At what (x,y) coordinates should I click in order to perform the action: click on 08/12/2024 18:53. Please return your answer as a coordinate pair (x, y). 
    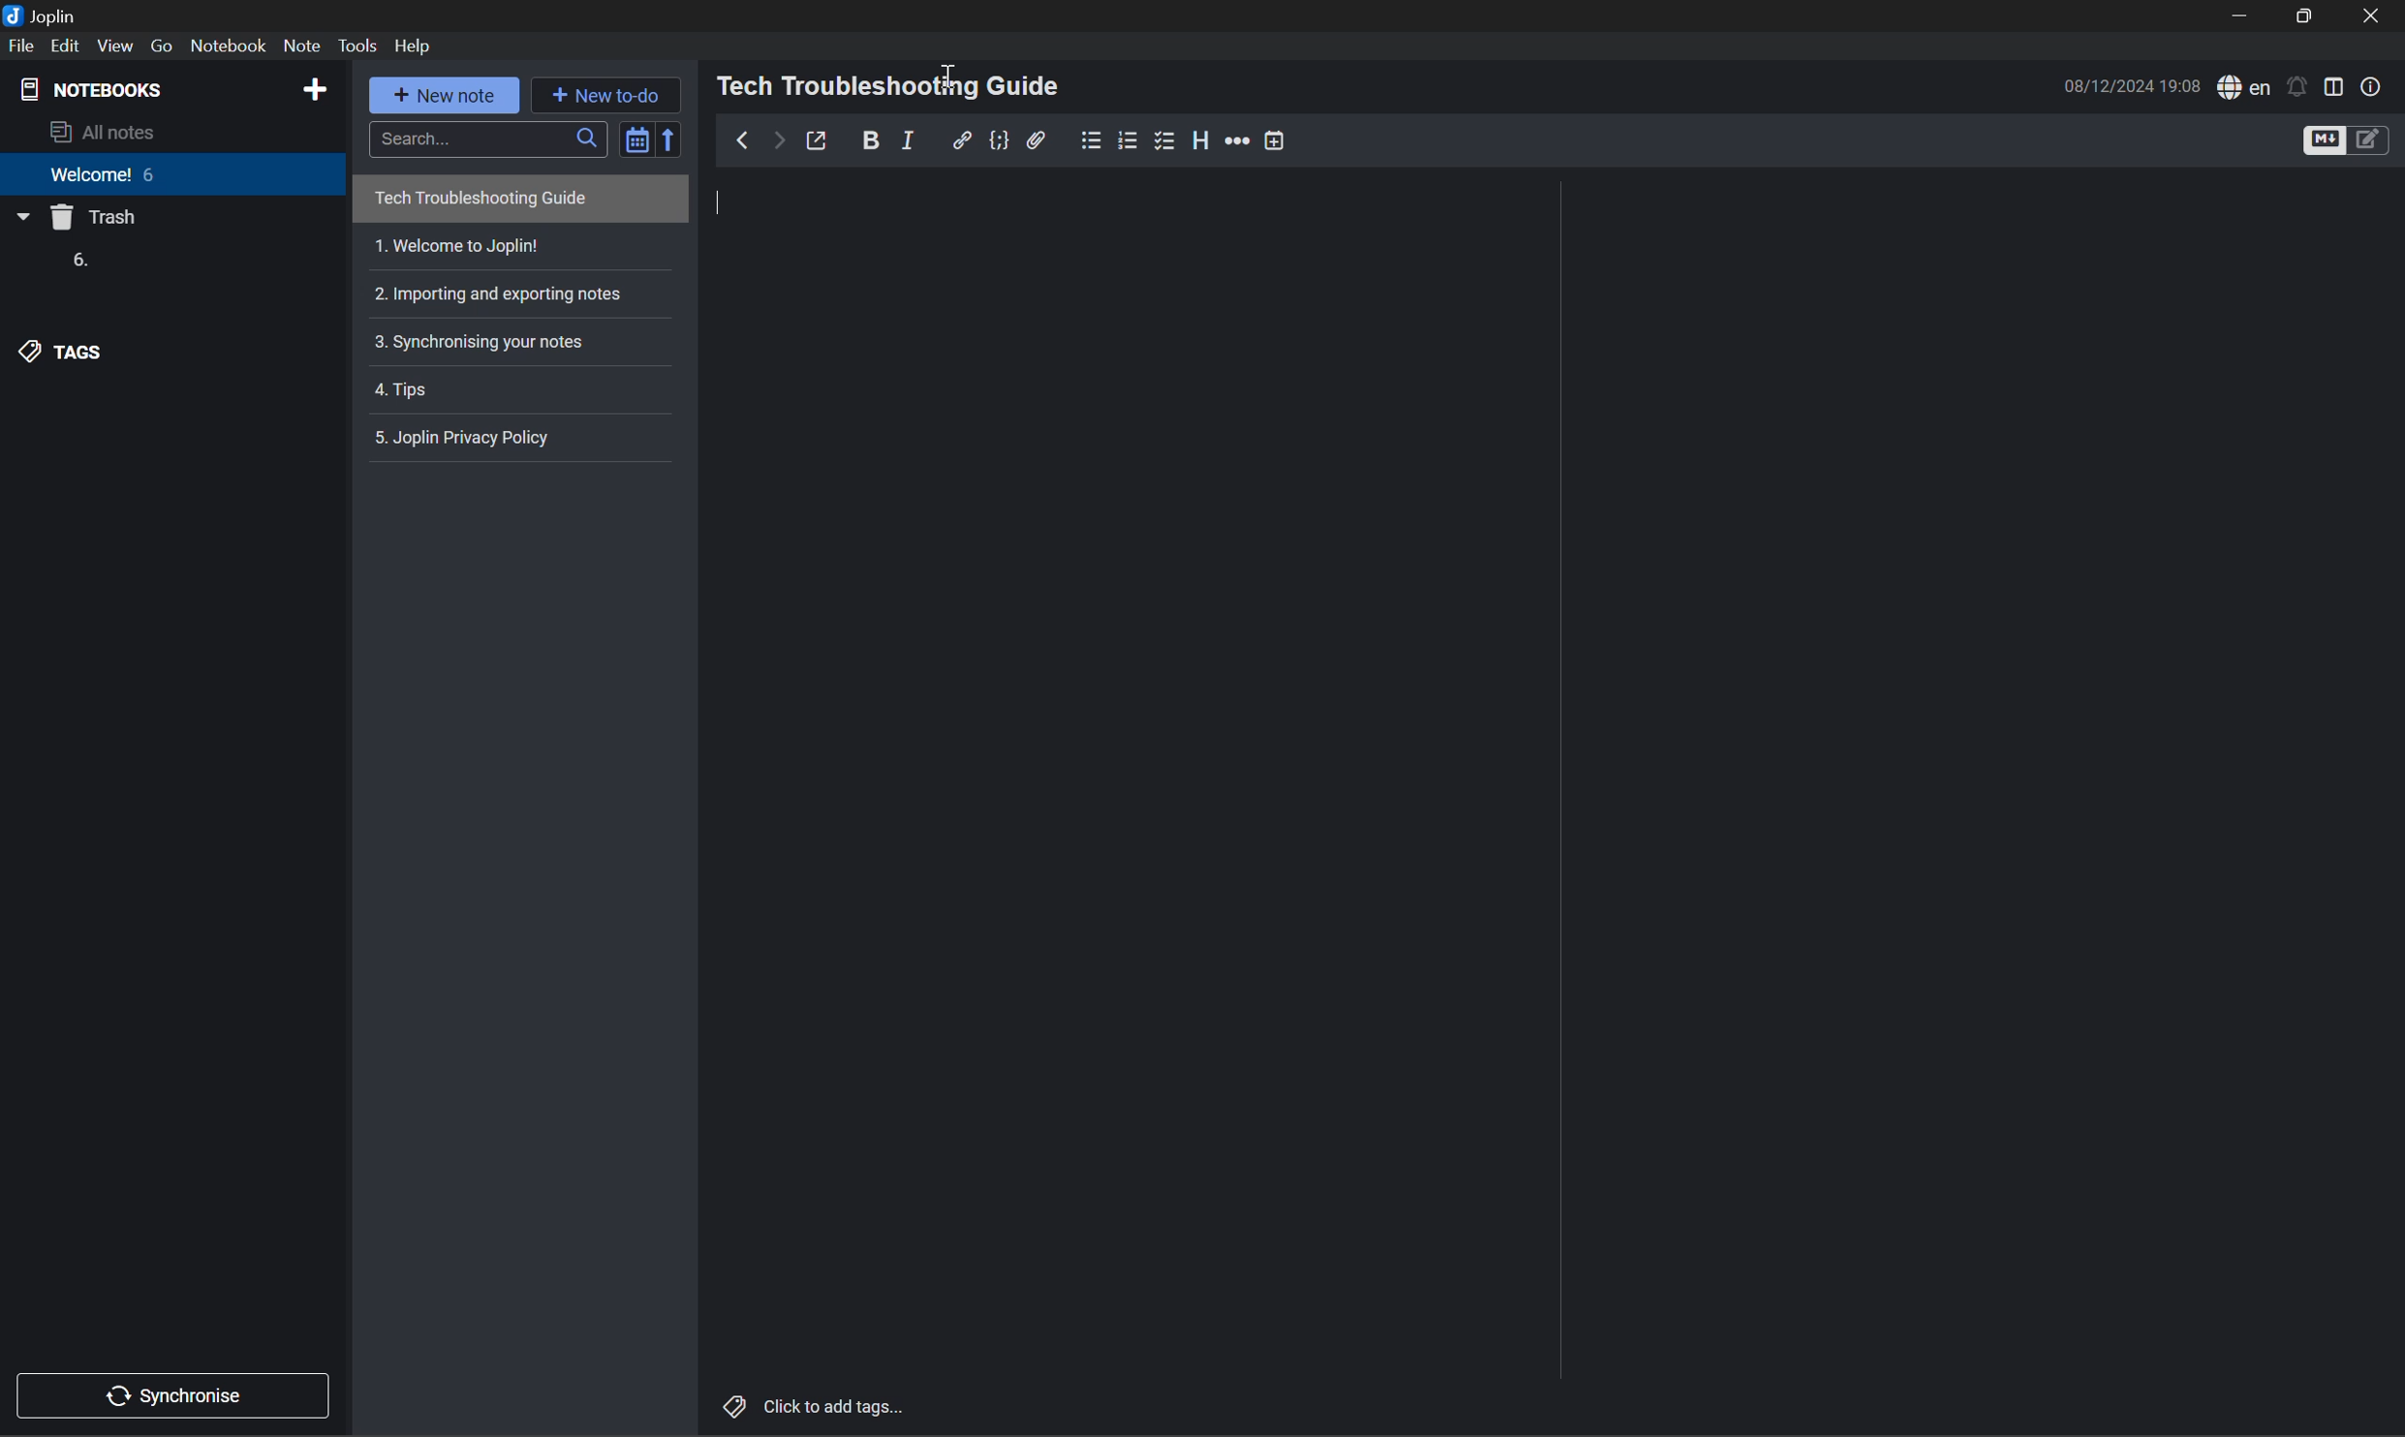
    Looking at the image, I should click on (2132, 85).